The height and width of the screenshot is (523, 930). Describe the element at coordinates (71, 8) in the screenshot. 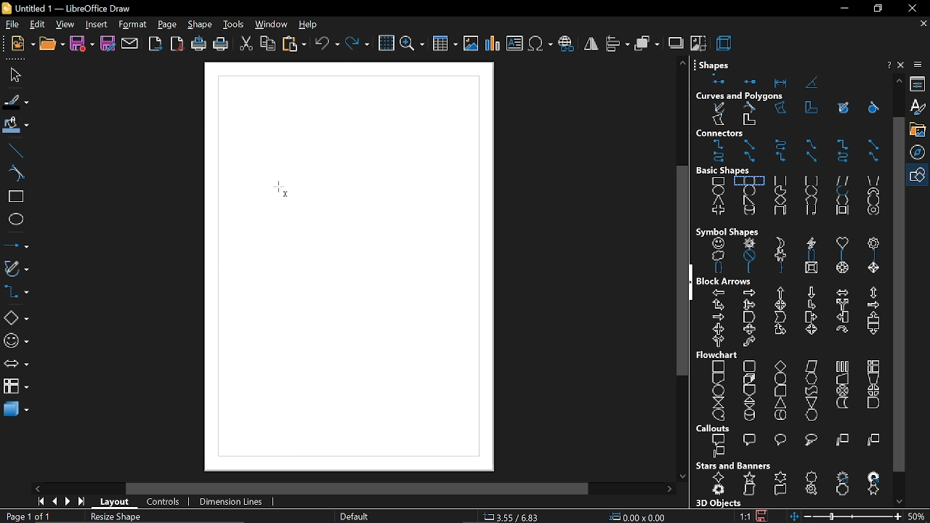

I see `current window` at that location.